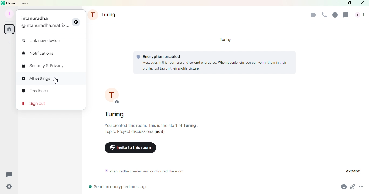  What do you see at coordinates (45, 66) in the screenshot?
I see `Security and Privacy` at bounding box center [45, 66].